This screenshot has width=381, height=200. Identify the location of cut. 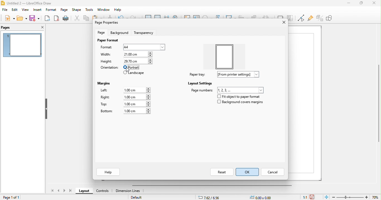
(77, 19).